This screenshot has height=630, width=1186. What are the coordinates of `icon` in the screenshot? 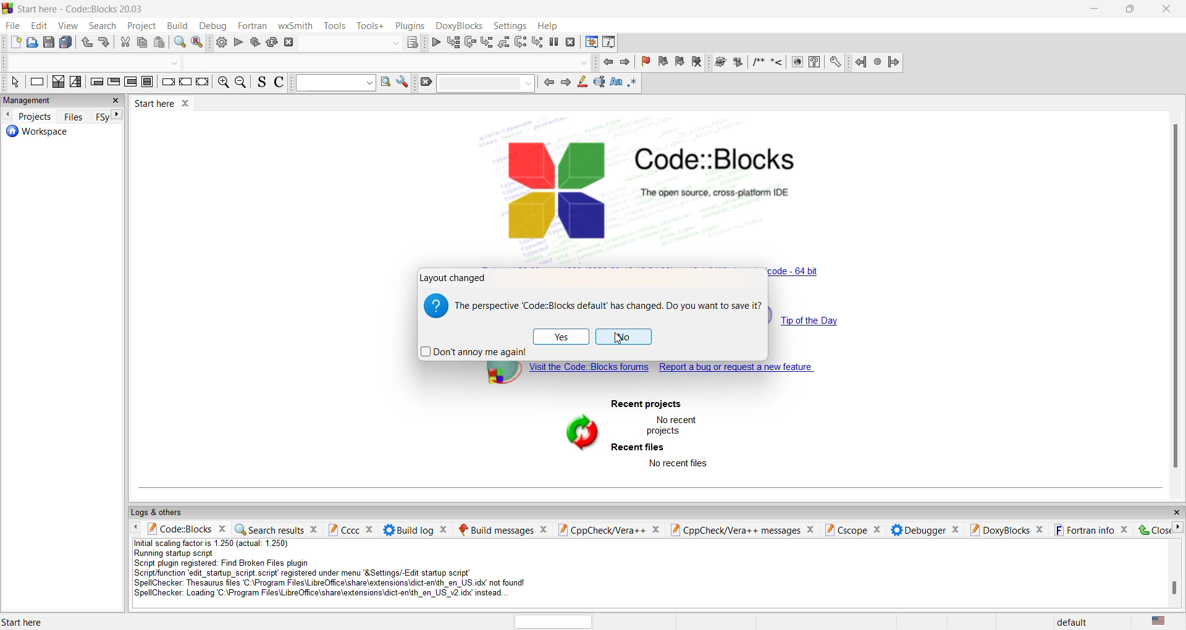 It's located at (721, 62).